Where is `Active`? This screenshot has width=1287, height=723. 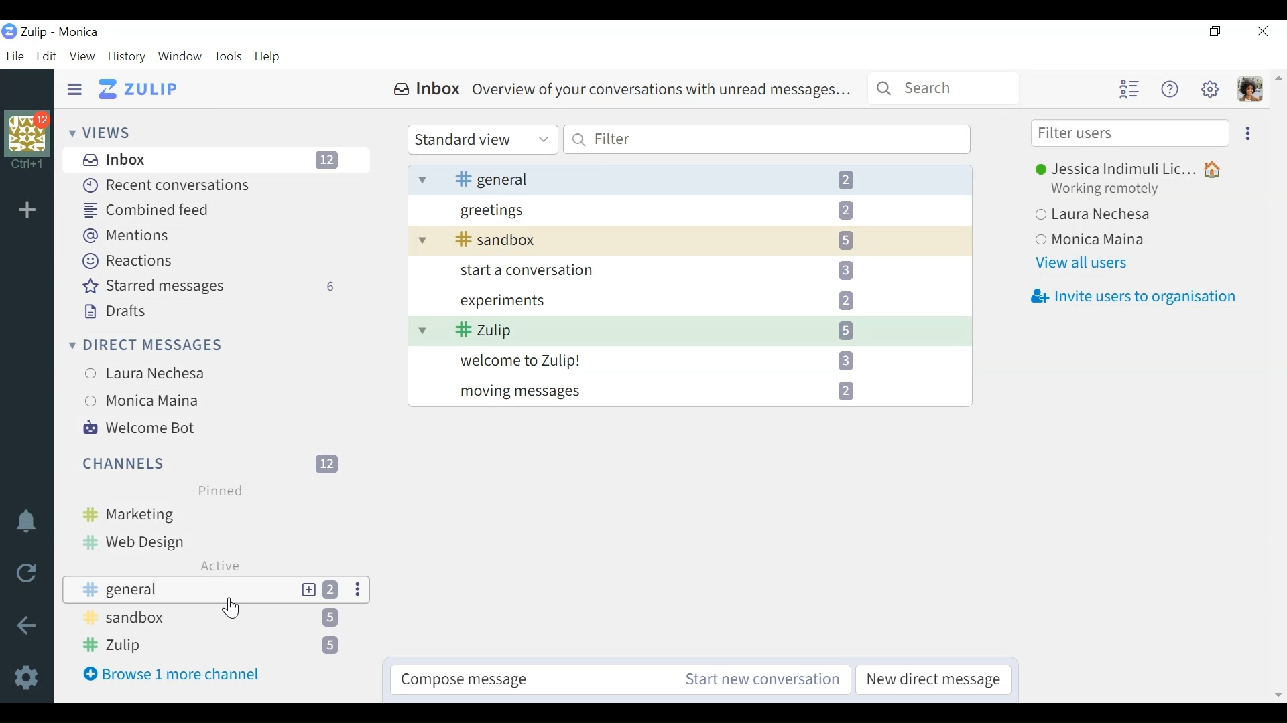 Active is located at coordinates (220, 565).